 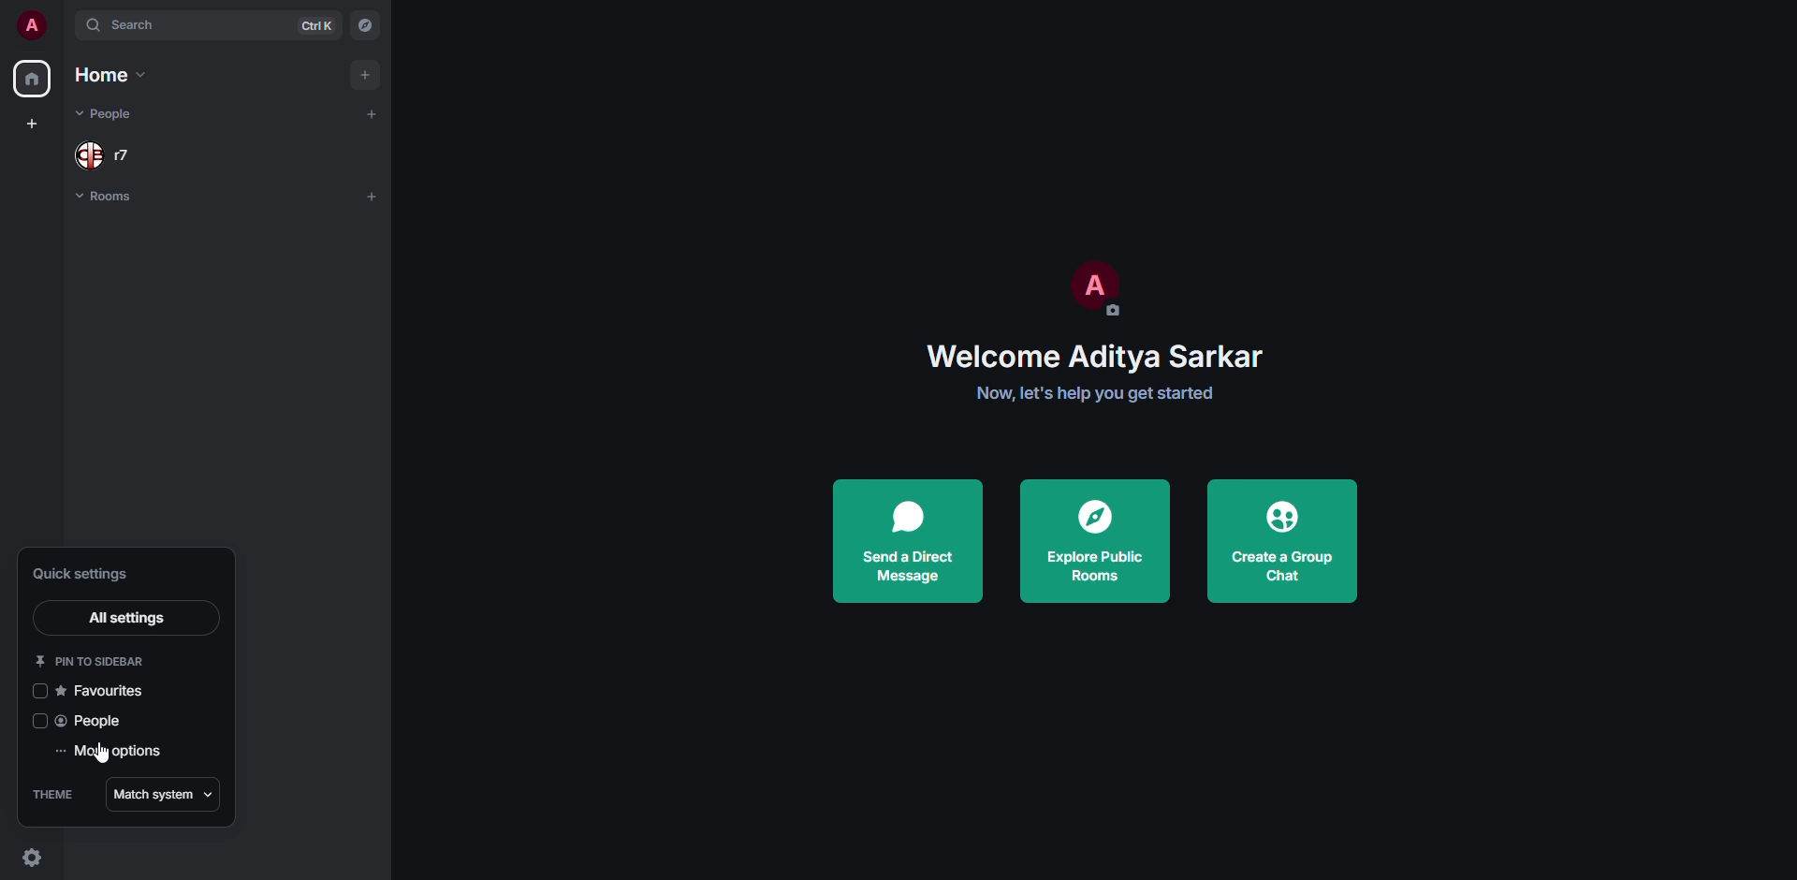 What do you see at coordinates (1091, 354) in the screenshot?
I see `Welcome Aditya Sarkar` at bounding box center [1091, 354].